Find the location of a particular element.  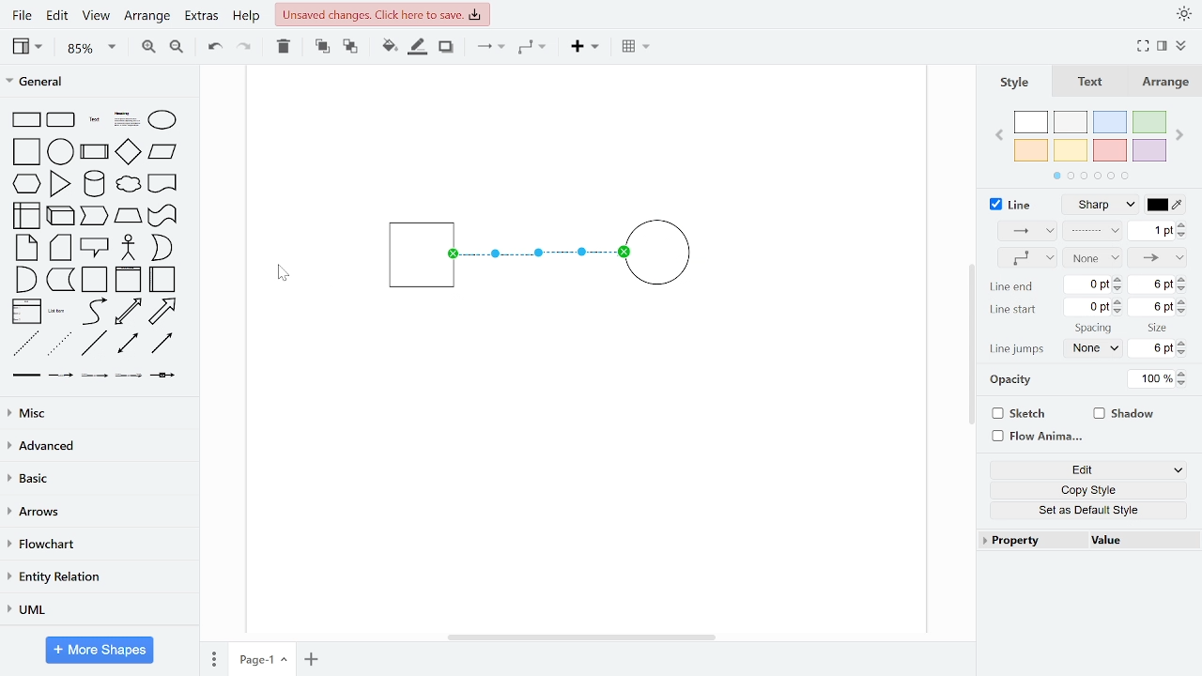

line start is located at coordinates (1092, 257).